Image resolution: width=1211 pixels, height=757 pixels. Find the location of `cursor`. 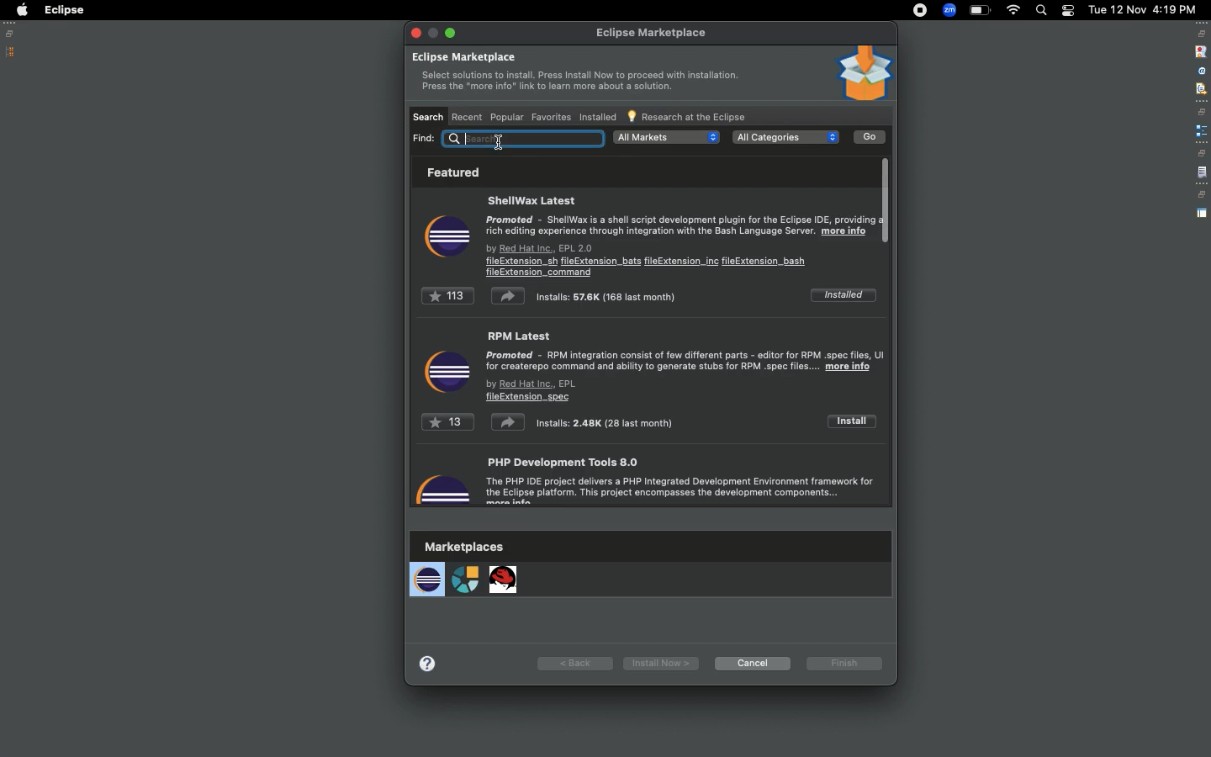

cursor is located at coordinates (497, 141).